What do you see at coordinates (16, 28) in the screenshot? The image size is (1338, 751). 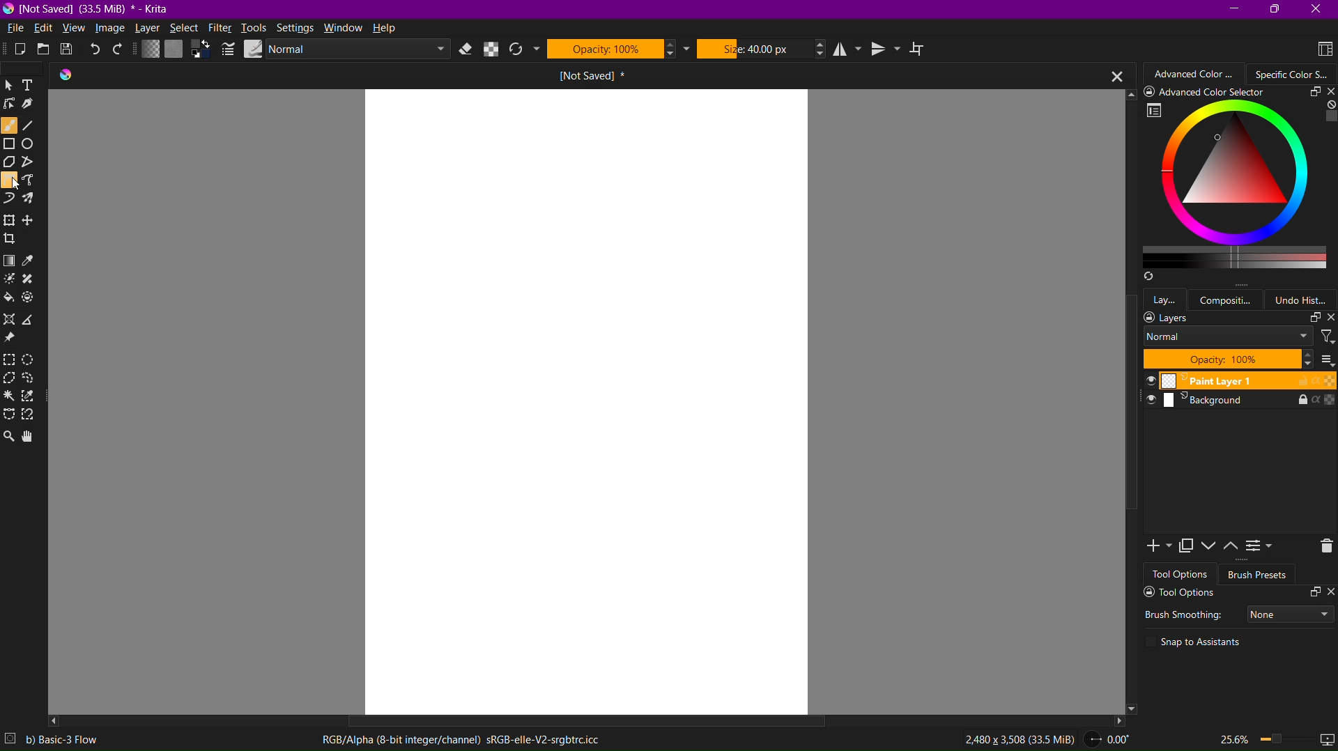 I see `File` at bounding box center [16, 28].